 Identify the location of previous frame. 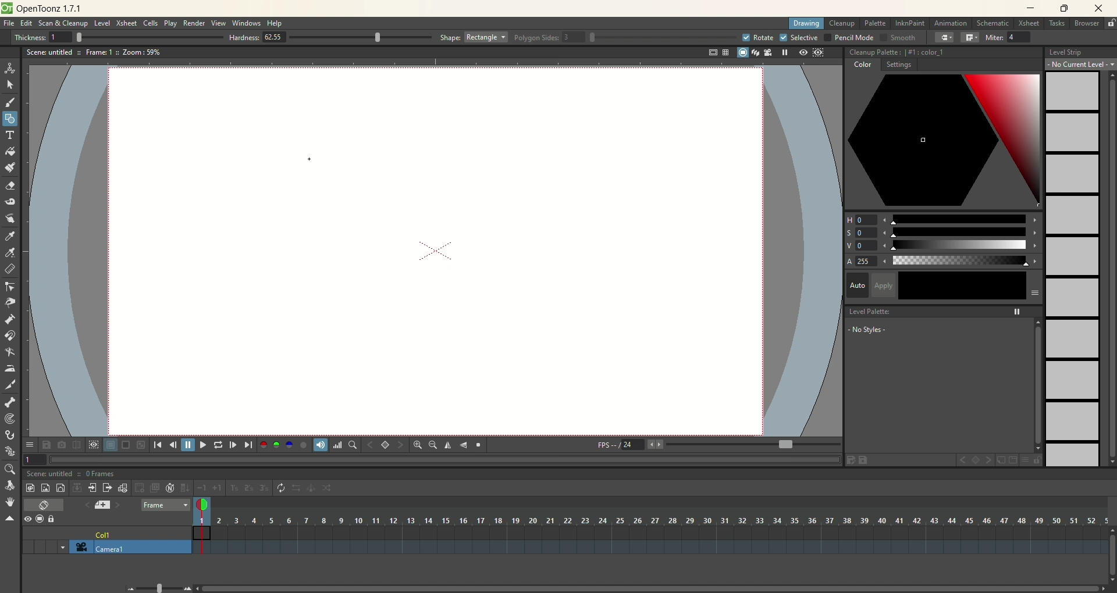
(172, 445).